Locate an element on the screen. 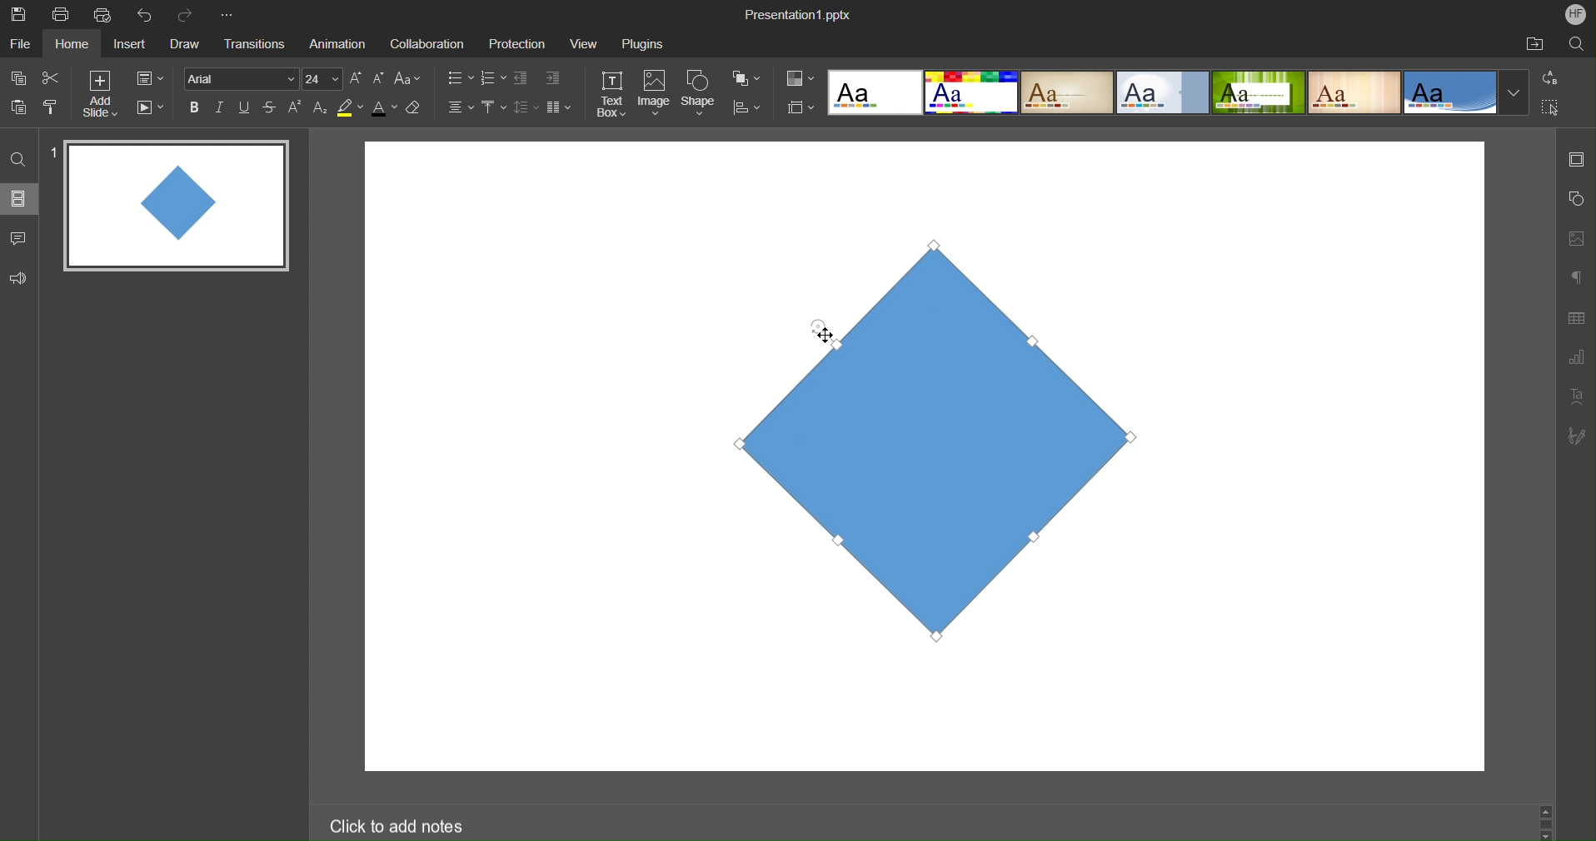 Image resolution: width=1596 pixels, height=841 pixels. Number List is located at coordinates (494, 78).